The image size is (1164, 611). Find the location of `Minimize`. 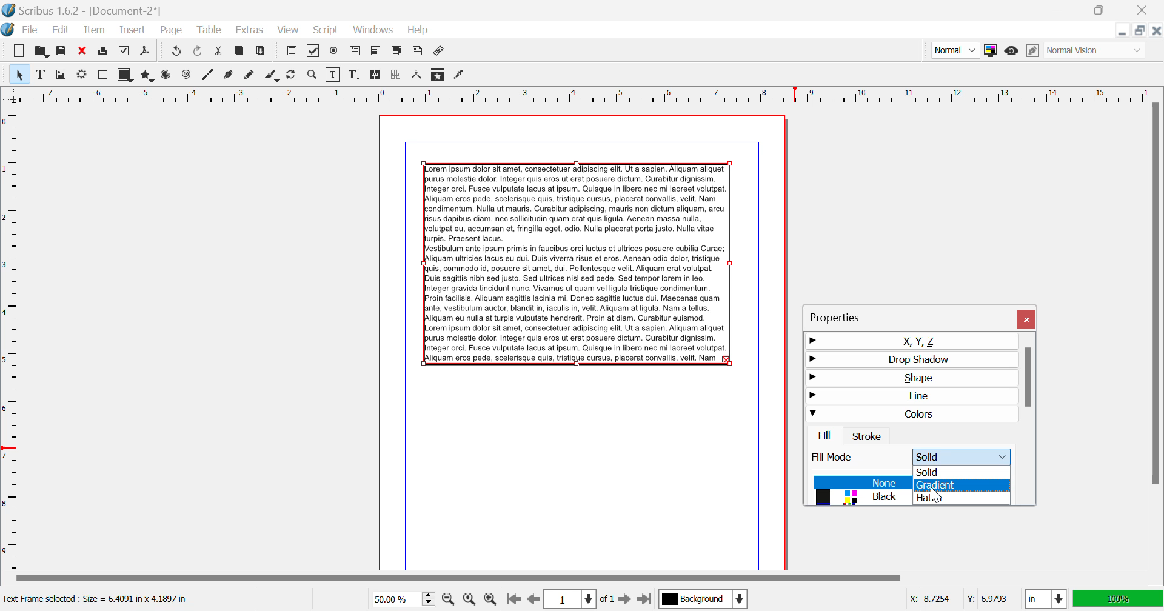

Minimize is located at coordinates (1141, 30).